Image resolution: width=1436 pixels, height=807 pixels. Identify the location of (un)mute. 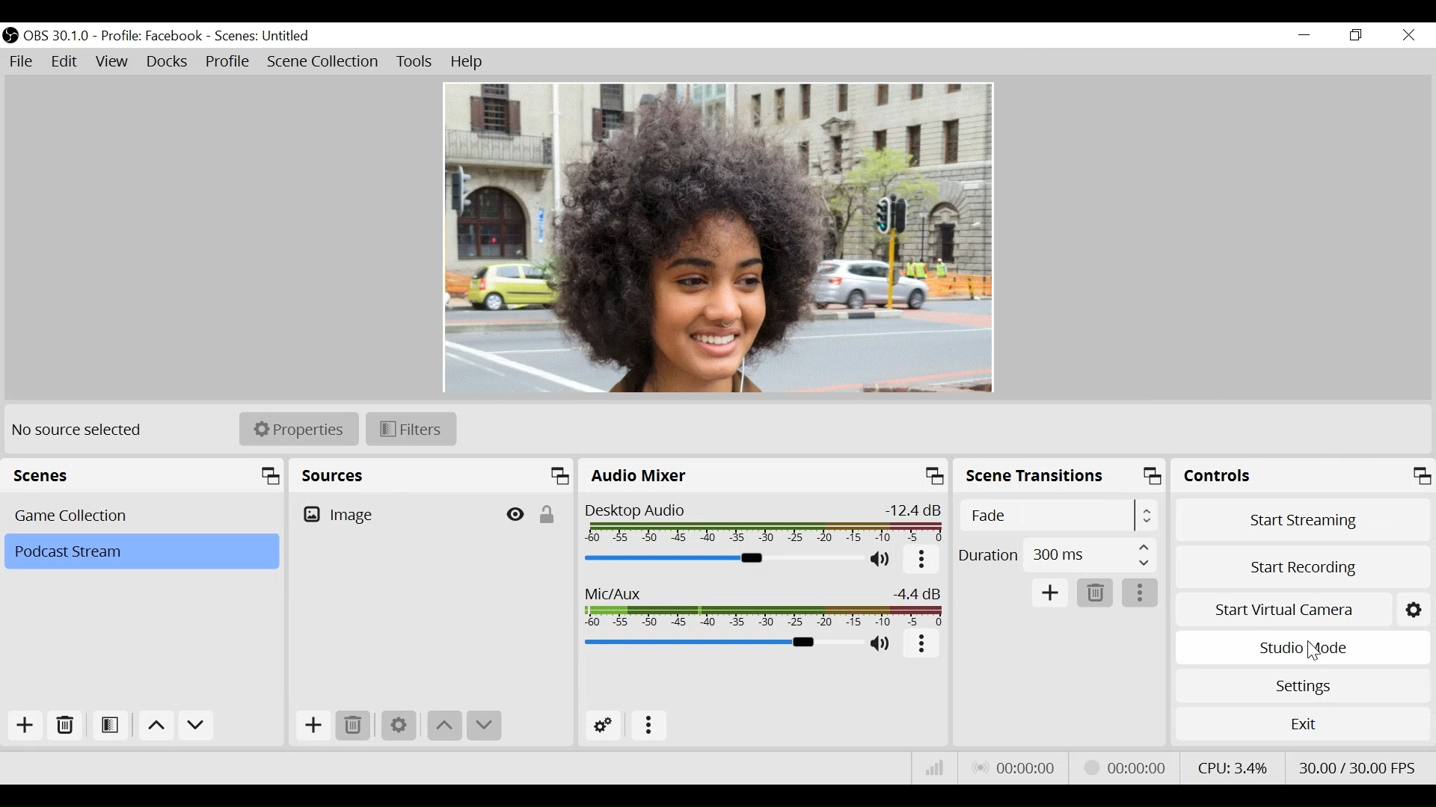
(882, 560).